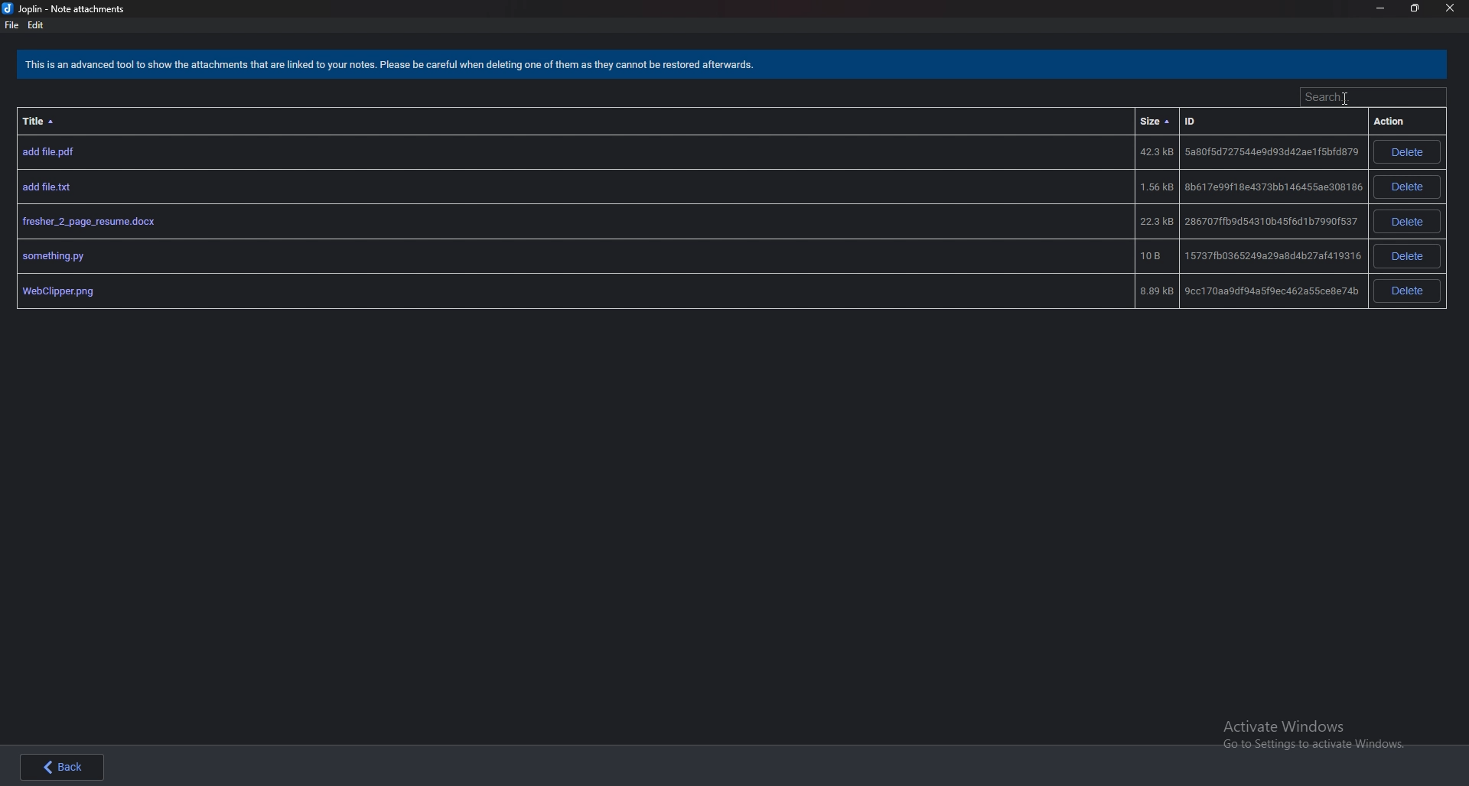 This screenshot has width=1469, height=786. What do you see at coordinates (1381, 8) in the screenshot?
I see `minimize` at bounding box center [1381, 8].